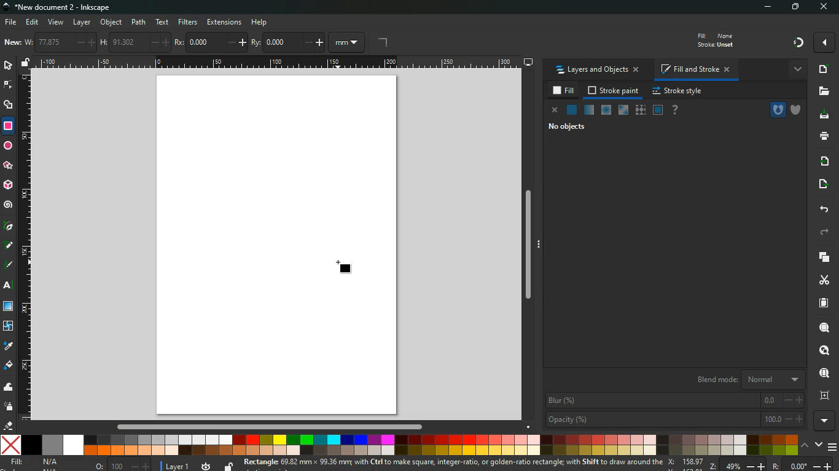 The image size is (839, 471). I want to click on draw, so click(9, 266).